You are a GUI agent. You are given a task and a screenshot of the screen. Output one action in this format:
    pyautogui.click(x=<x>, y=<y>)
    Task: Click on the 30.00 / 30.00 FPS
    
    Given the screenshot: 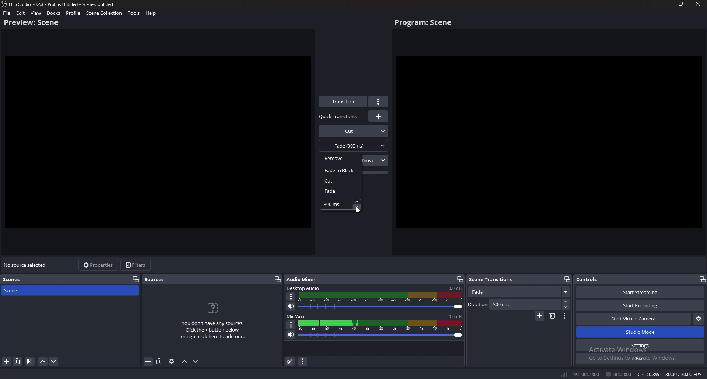 What is the action you would take?
    pyautogui.click(x=684, y=374)
    